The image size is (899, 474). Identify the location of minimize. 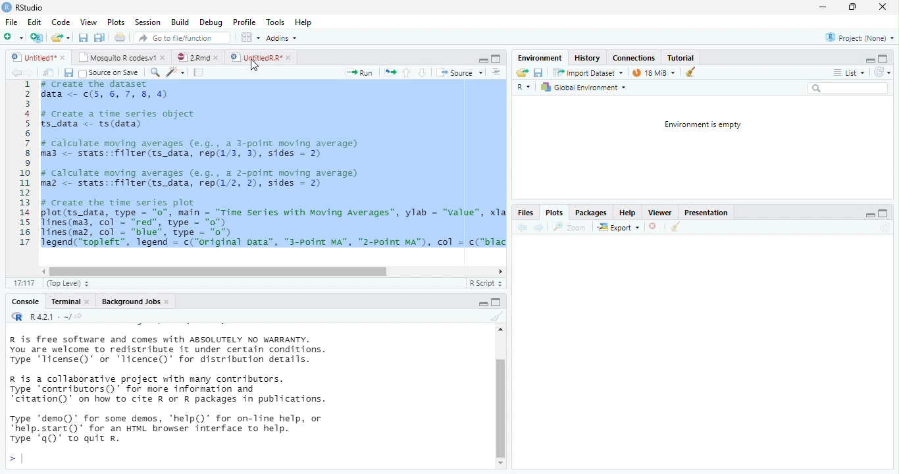
(868, 61).